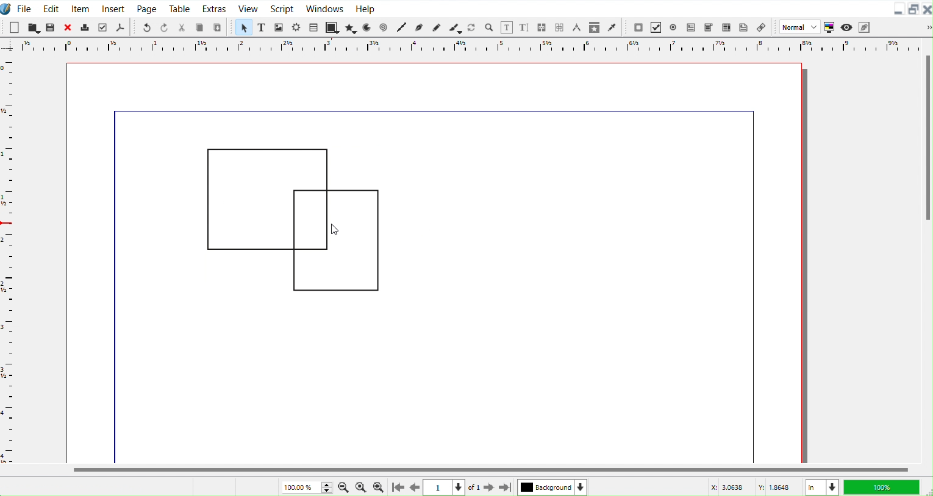 The image size is (933, 496). I want to click on Image Frame, so click(279, 27).